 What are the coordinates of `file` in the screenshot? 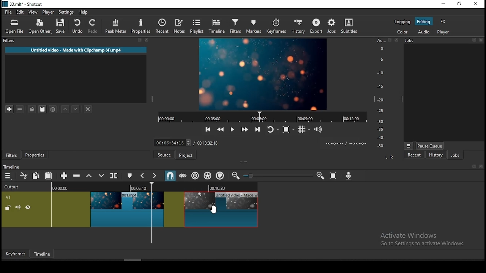 It's located at (9, 13).